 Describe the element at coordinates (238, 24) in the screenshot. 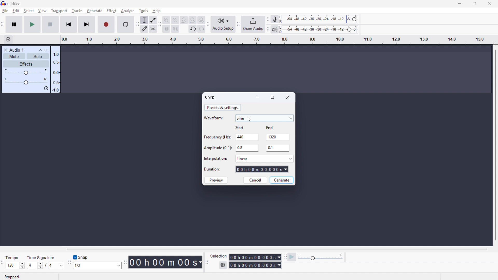

I see `Share audio toolbar ` at that location.